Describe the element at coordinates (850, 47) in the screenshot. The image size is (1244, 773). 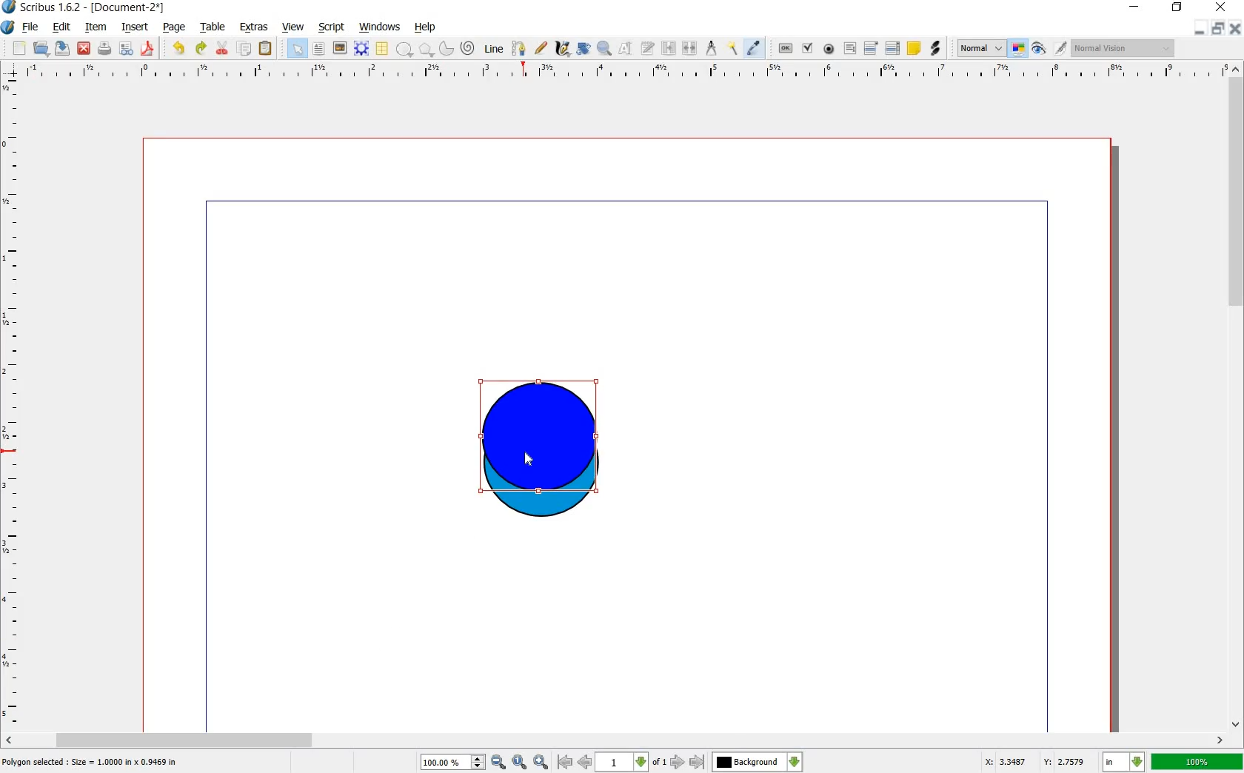
I see `pdf text fied` at that location.